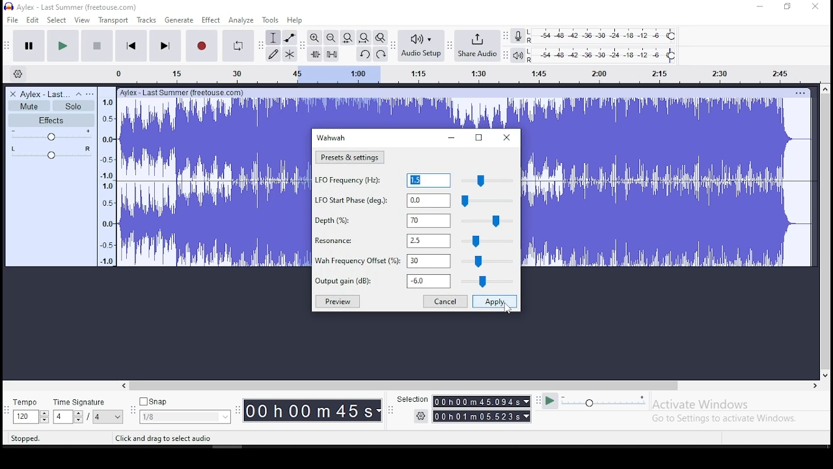  Describe the element at coordinates (290, 38) in the screenshot. I see `envelope tool` at that location.